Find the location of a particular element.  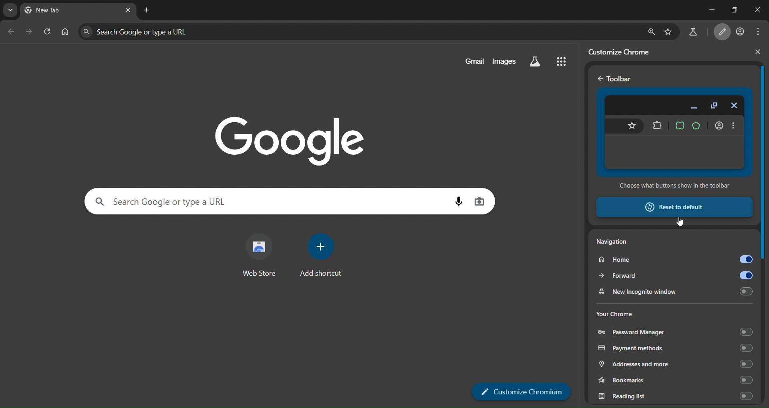

bookmarks is located at coordinates (675, 380).